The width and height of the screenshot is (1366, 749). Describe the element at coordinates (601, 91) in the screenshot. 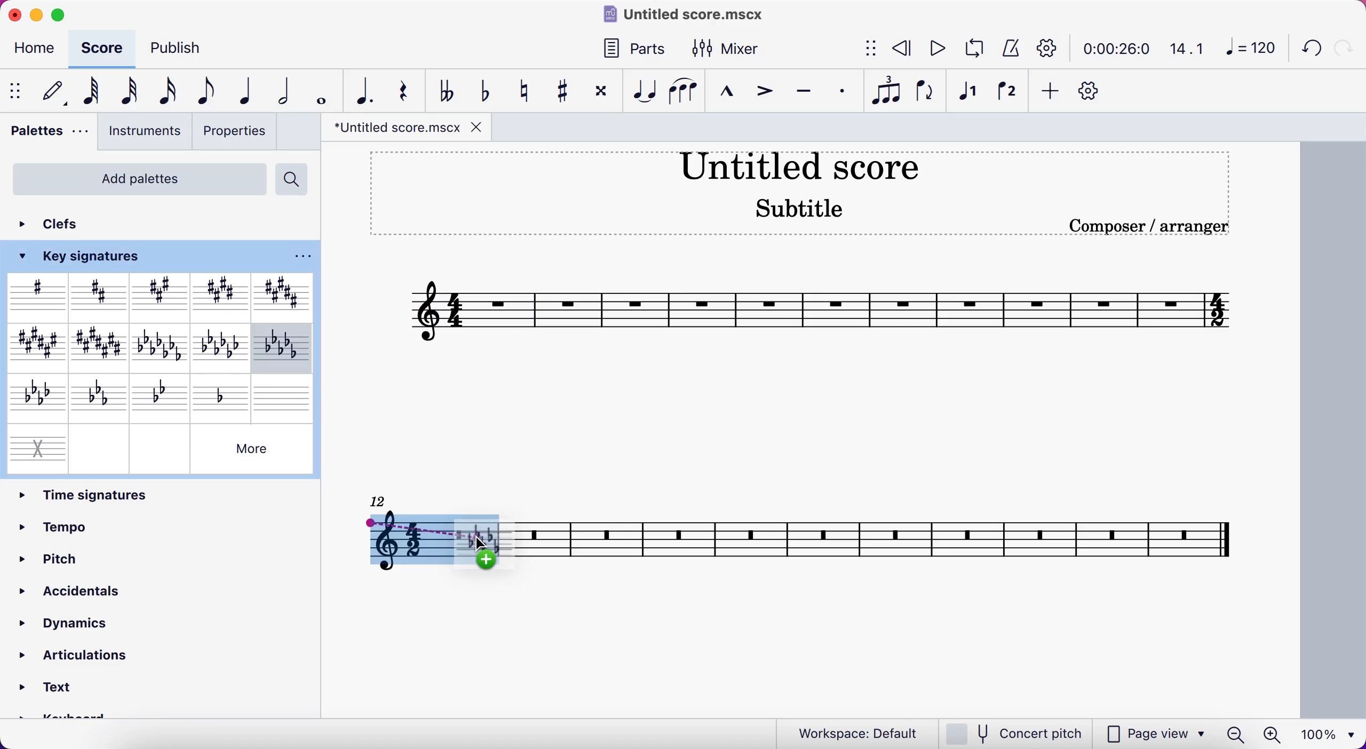

I see `toggle doble sharp` at that location.